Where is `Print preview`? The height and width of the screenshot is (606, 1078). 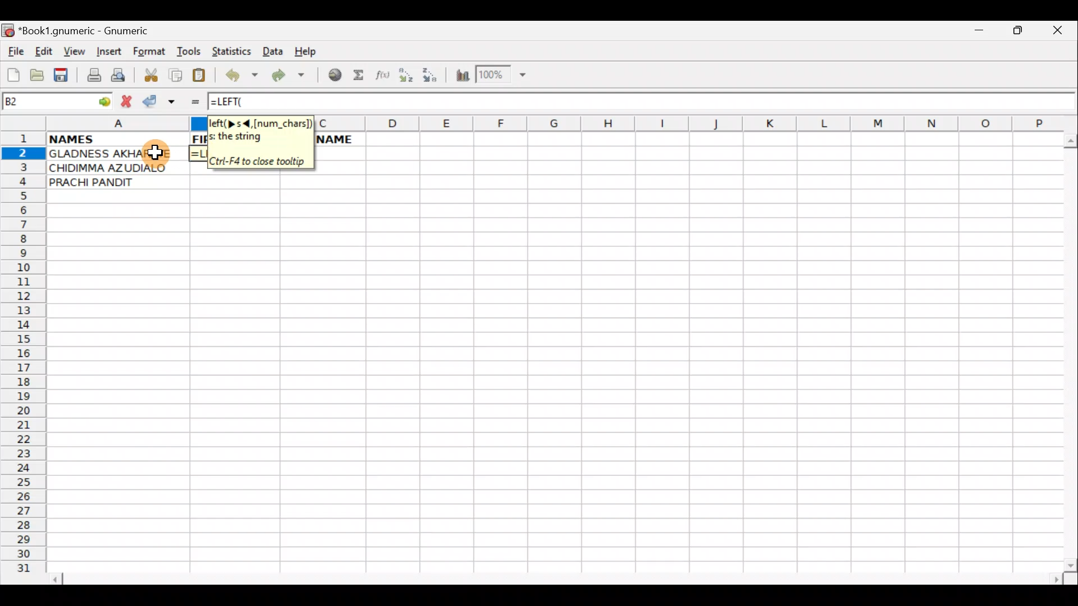
Print preview is located at coordinates (118, 77).